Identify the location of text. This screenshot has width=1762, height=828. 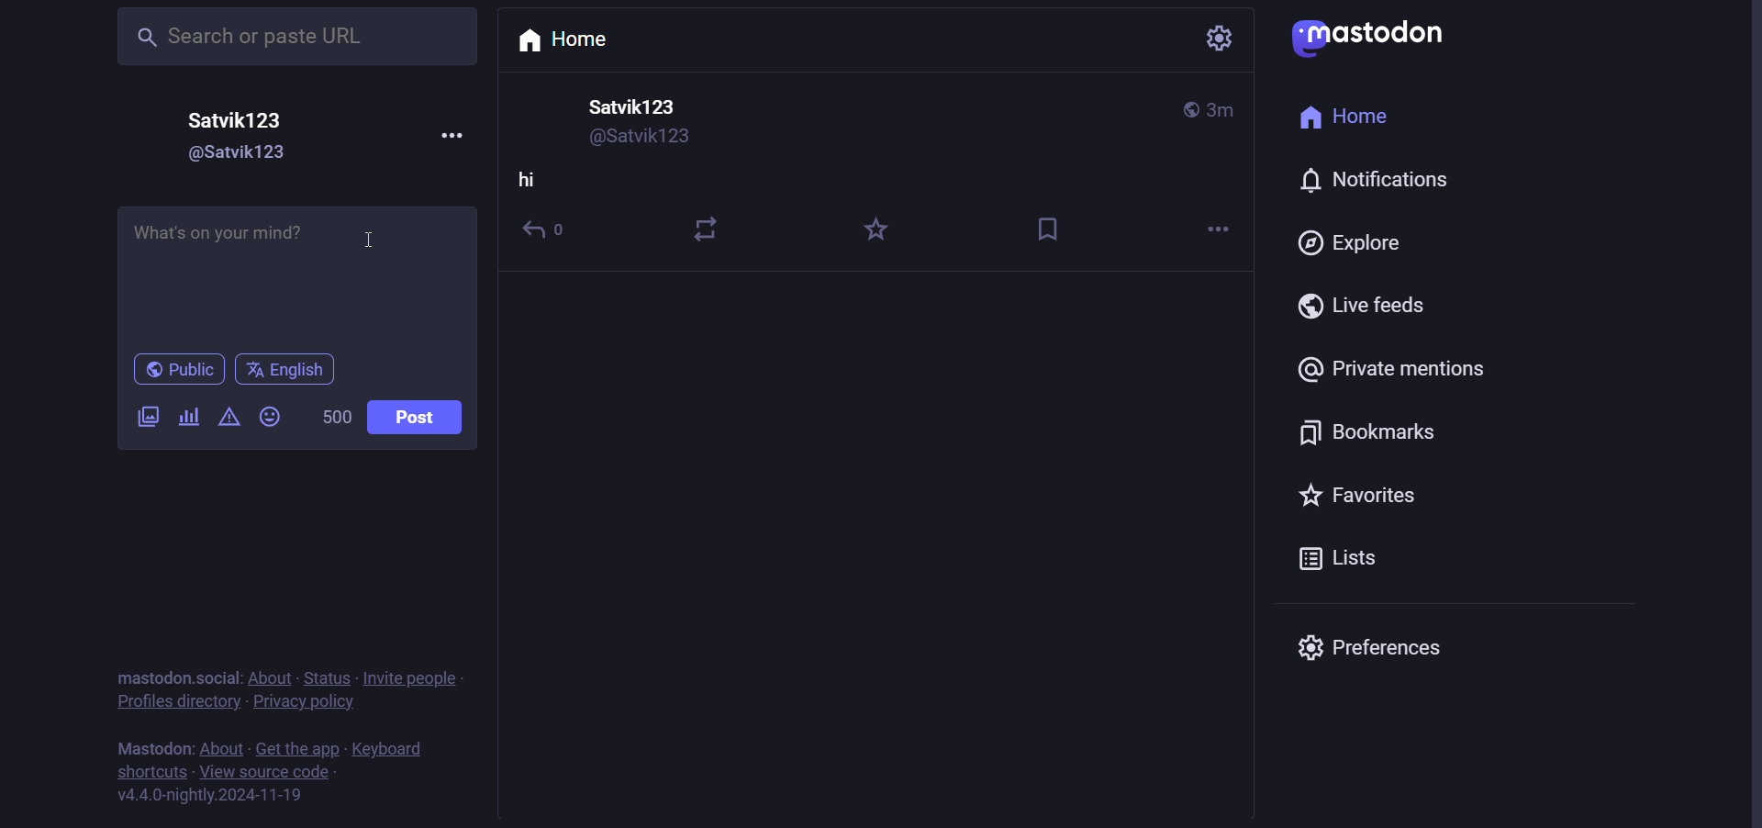
(154, 677).